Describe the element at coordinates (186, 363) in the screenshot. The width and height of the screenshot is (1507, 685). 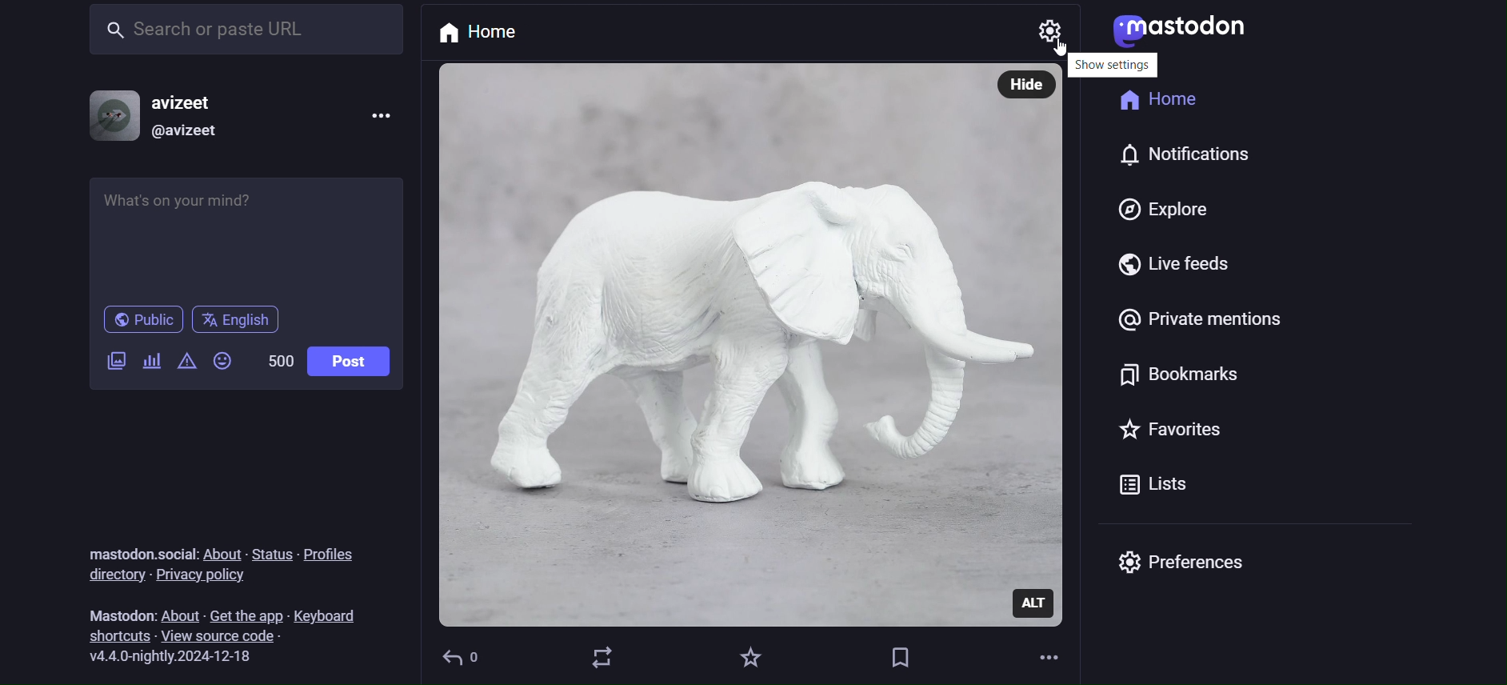
I see `content warning` at that location.